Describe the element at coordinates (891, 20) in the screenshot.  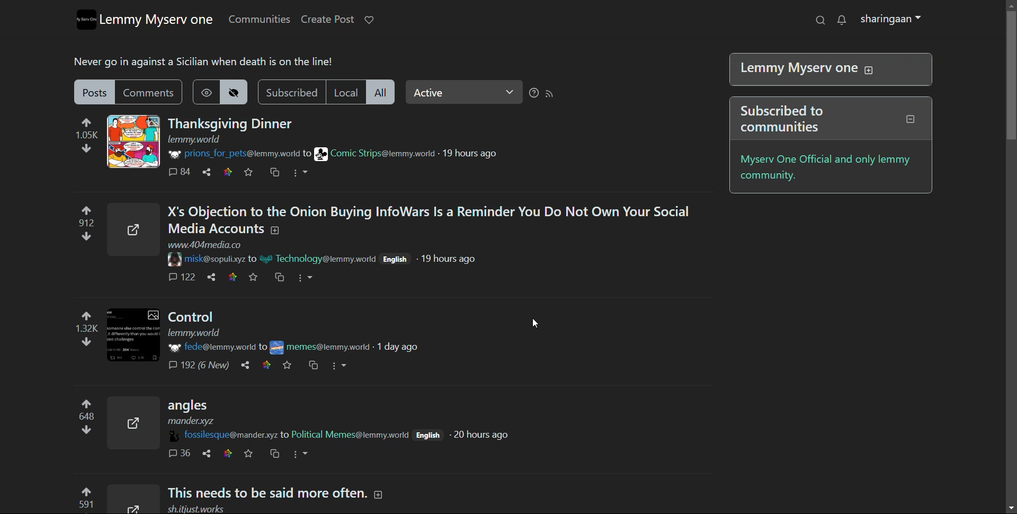
I see `sharingaan(profile)` at that location.